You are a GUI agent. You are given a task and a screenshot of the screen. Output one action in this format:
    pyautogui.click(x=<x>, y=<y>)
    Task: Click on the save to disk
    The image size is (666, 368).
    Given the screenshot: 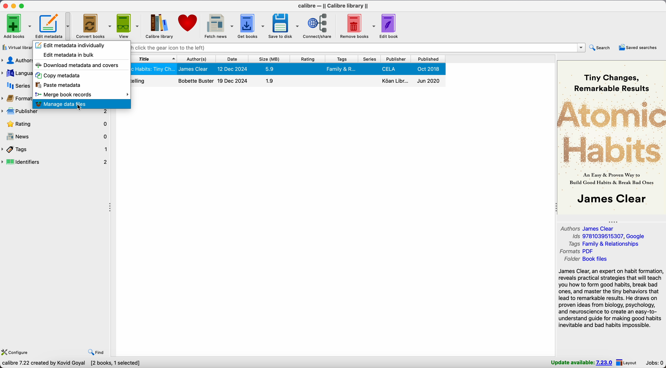 What is the action you would take?
    pyautogui.click(x=284, y=26)
    